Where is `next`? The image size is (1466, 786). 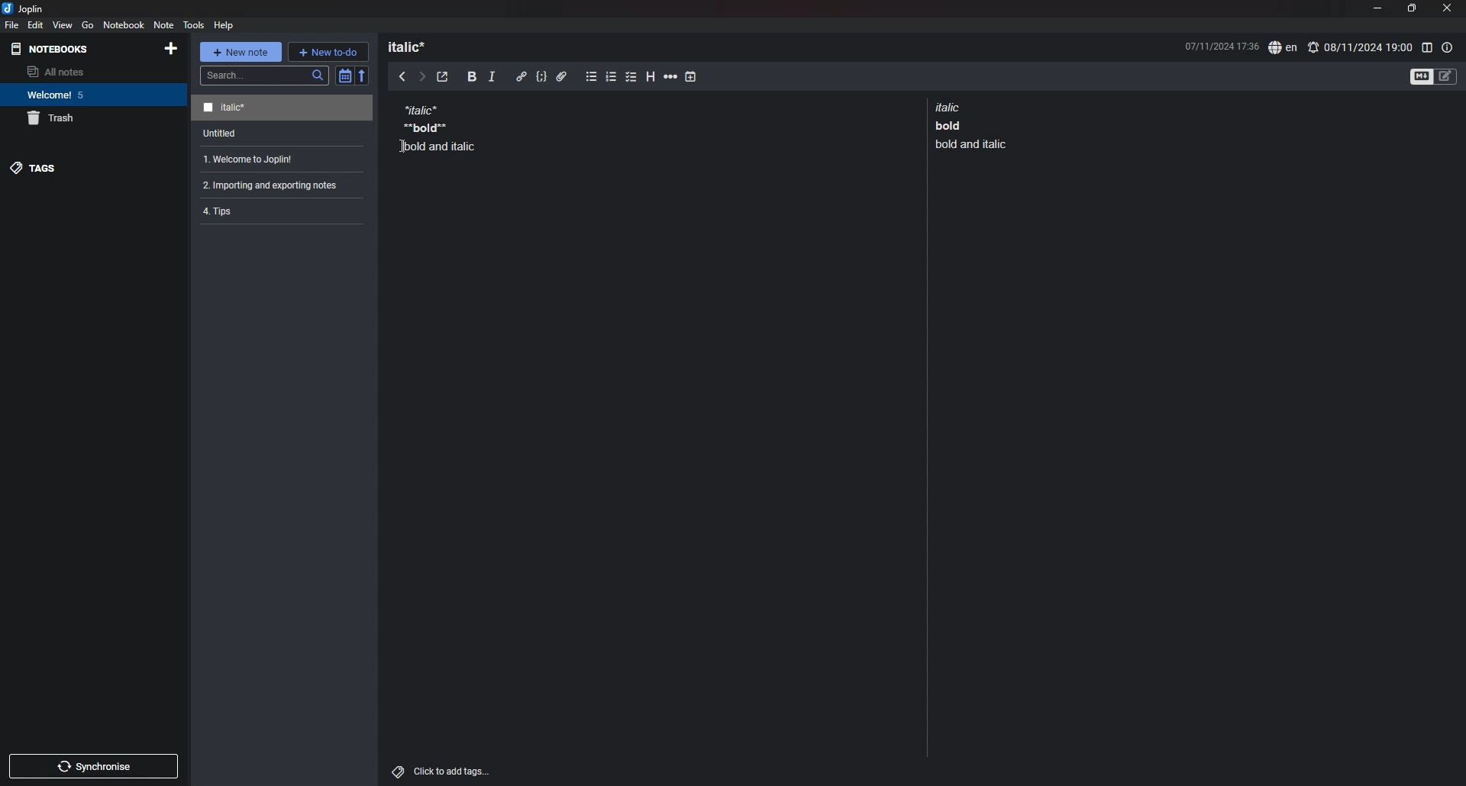
next is located at coordinates (422, 77).